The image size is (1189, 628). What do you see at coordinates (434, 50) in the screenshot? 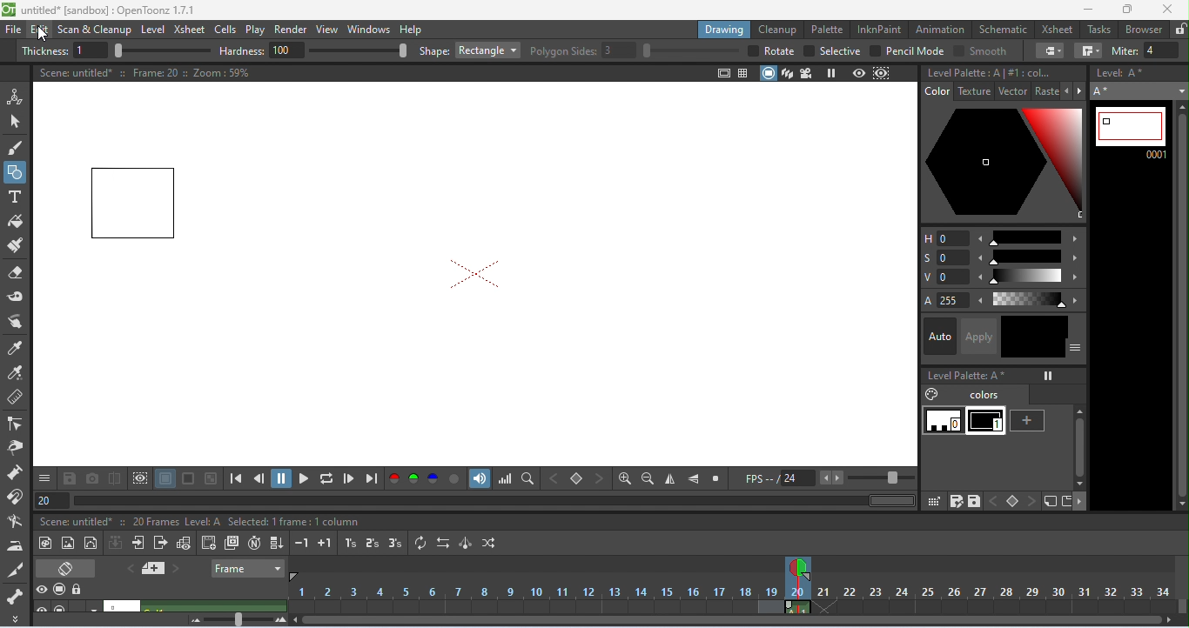
I see `shape` at bounding box center [434, 50].